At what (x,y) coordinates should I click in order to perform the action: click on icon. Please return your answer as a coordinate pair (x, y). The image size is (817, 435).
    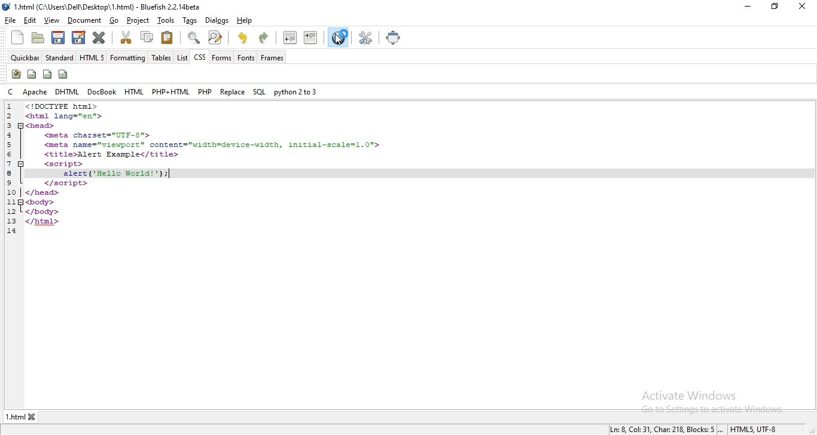
    Looking at the image, I should click on (65, 73).